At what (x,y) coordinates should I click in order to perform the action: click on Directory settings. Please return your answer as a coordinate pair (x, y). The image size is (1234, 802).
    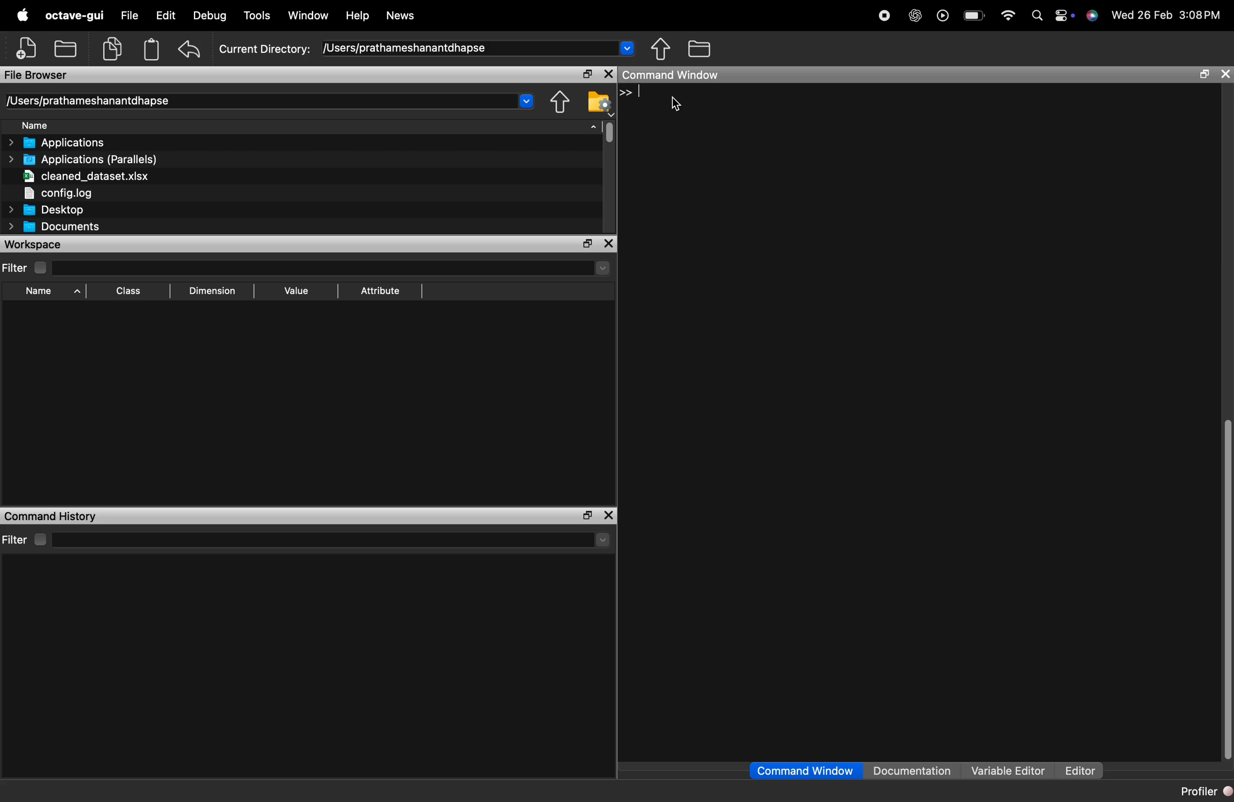
    Looking at the image, I should click on (558, 103).